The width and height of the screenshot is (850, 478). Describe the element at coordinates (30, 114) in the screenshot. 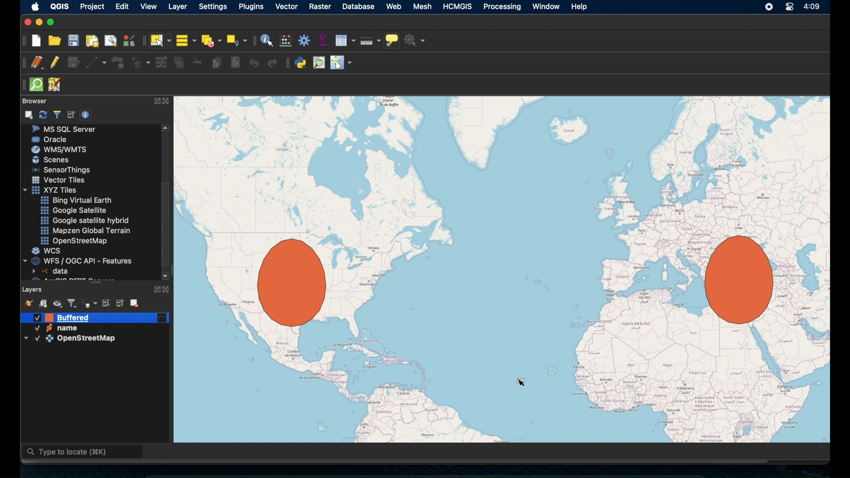

I see `add selected layers` at that location.